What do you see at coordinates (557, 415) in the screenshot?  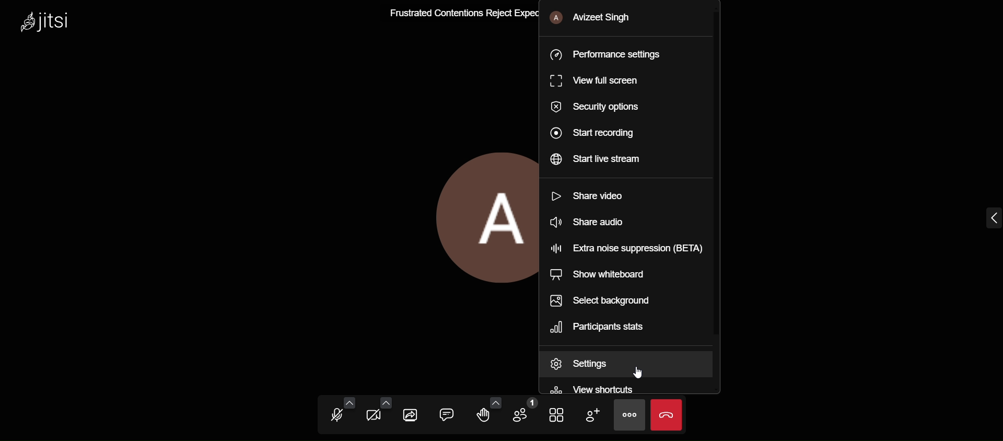 I see `toggle view` at bounding box center [557, 415].